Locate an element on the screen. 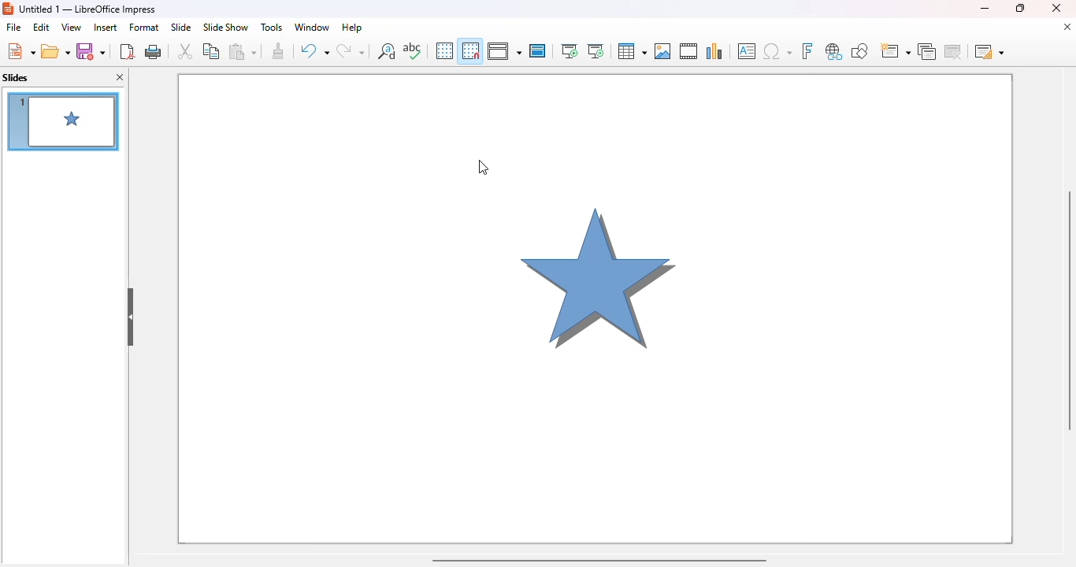  display grid is located at coordinates (444, 50).